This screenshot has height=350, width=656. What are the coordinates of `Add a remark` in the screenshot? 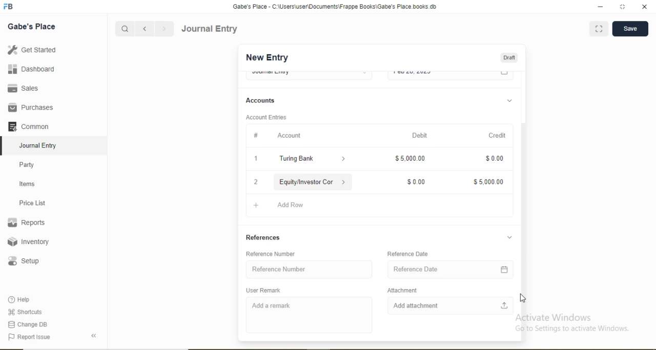 It's located at (272, 306).